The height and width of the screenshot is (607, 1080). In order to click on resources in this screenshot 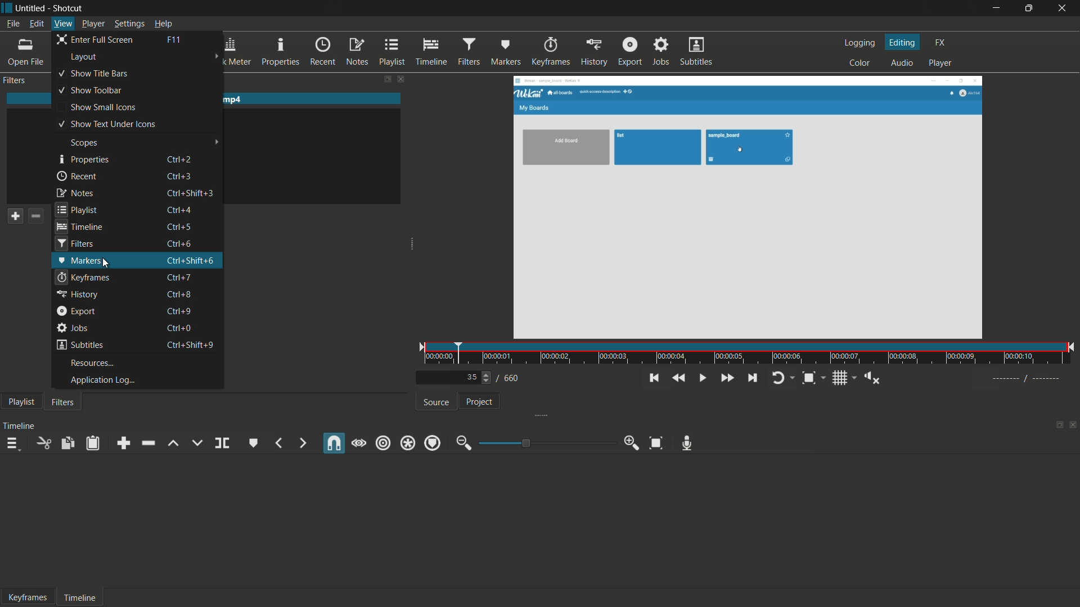, I will do `click(93, 363)`.